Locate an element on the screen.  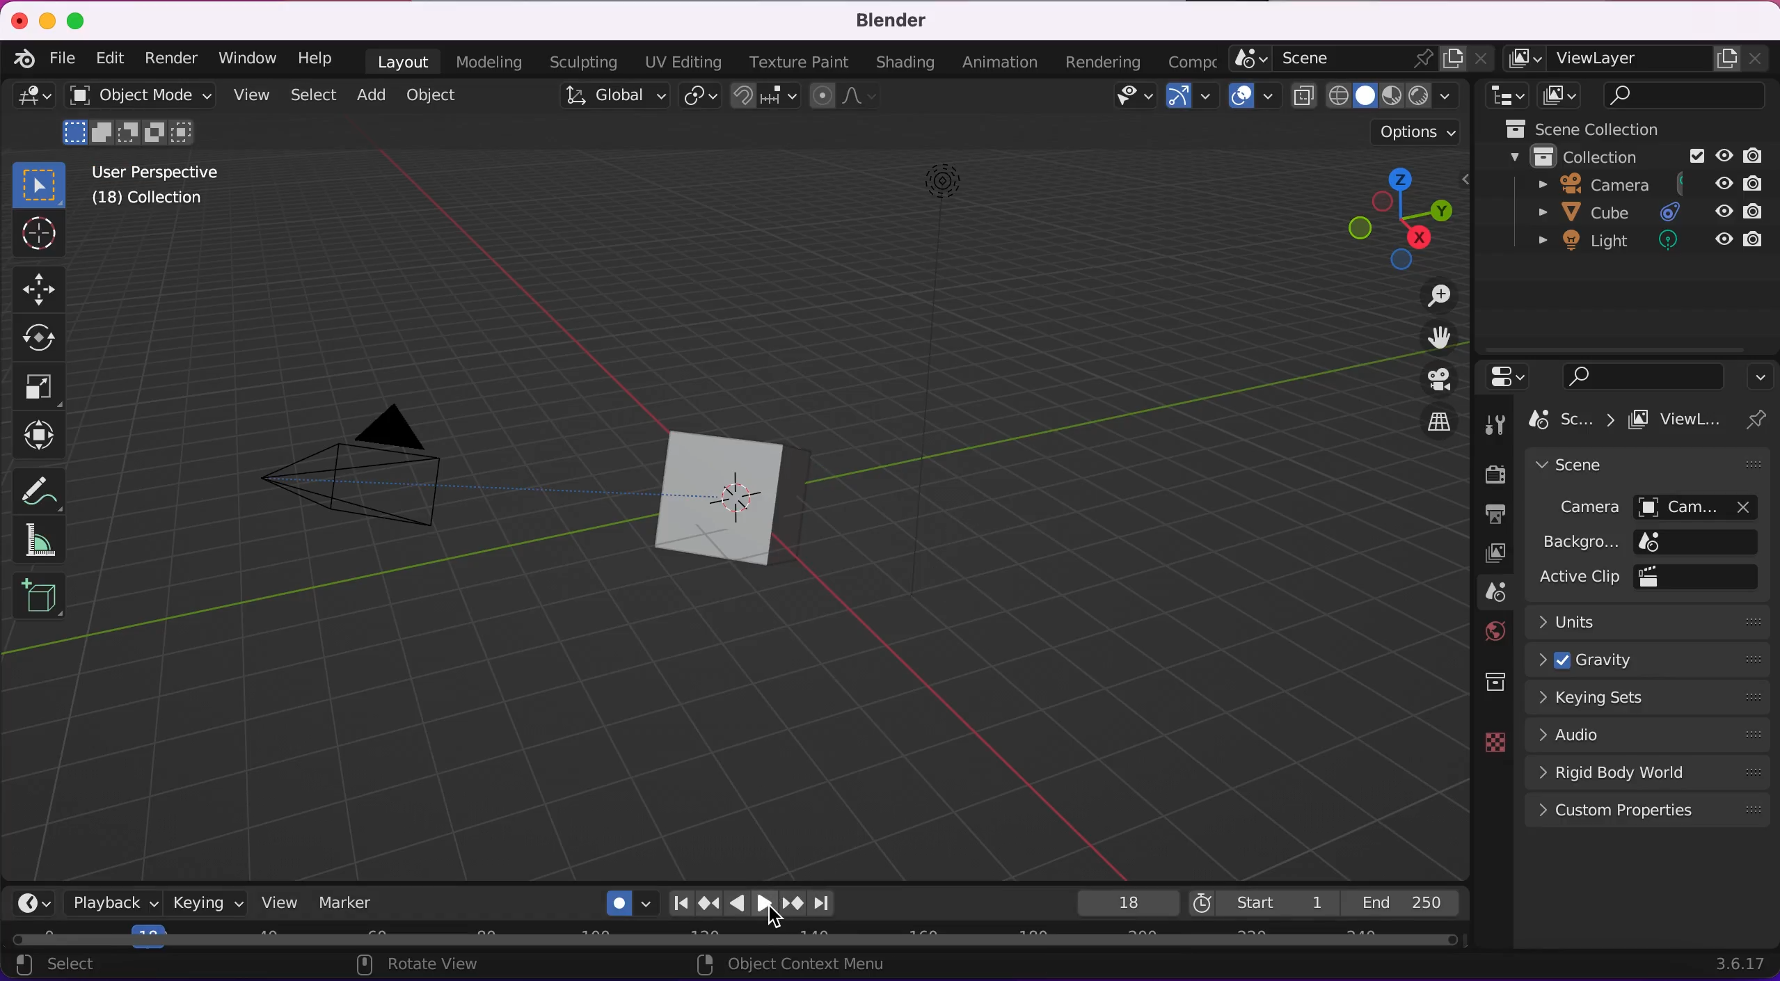
marker is located at coordinates (347, 903).